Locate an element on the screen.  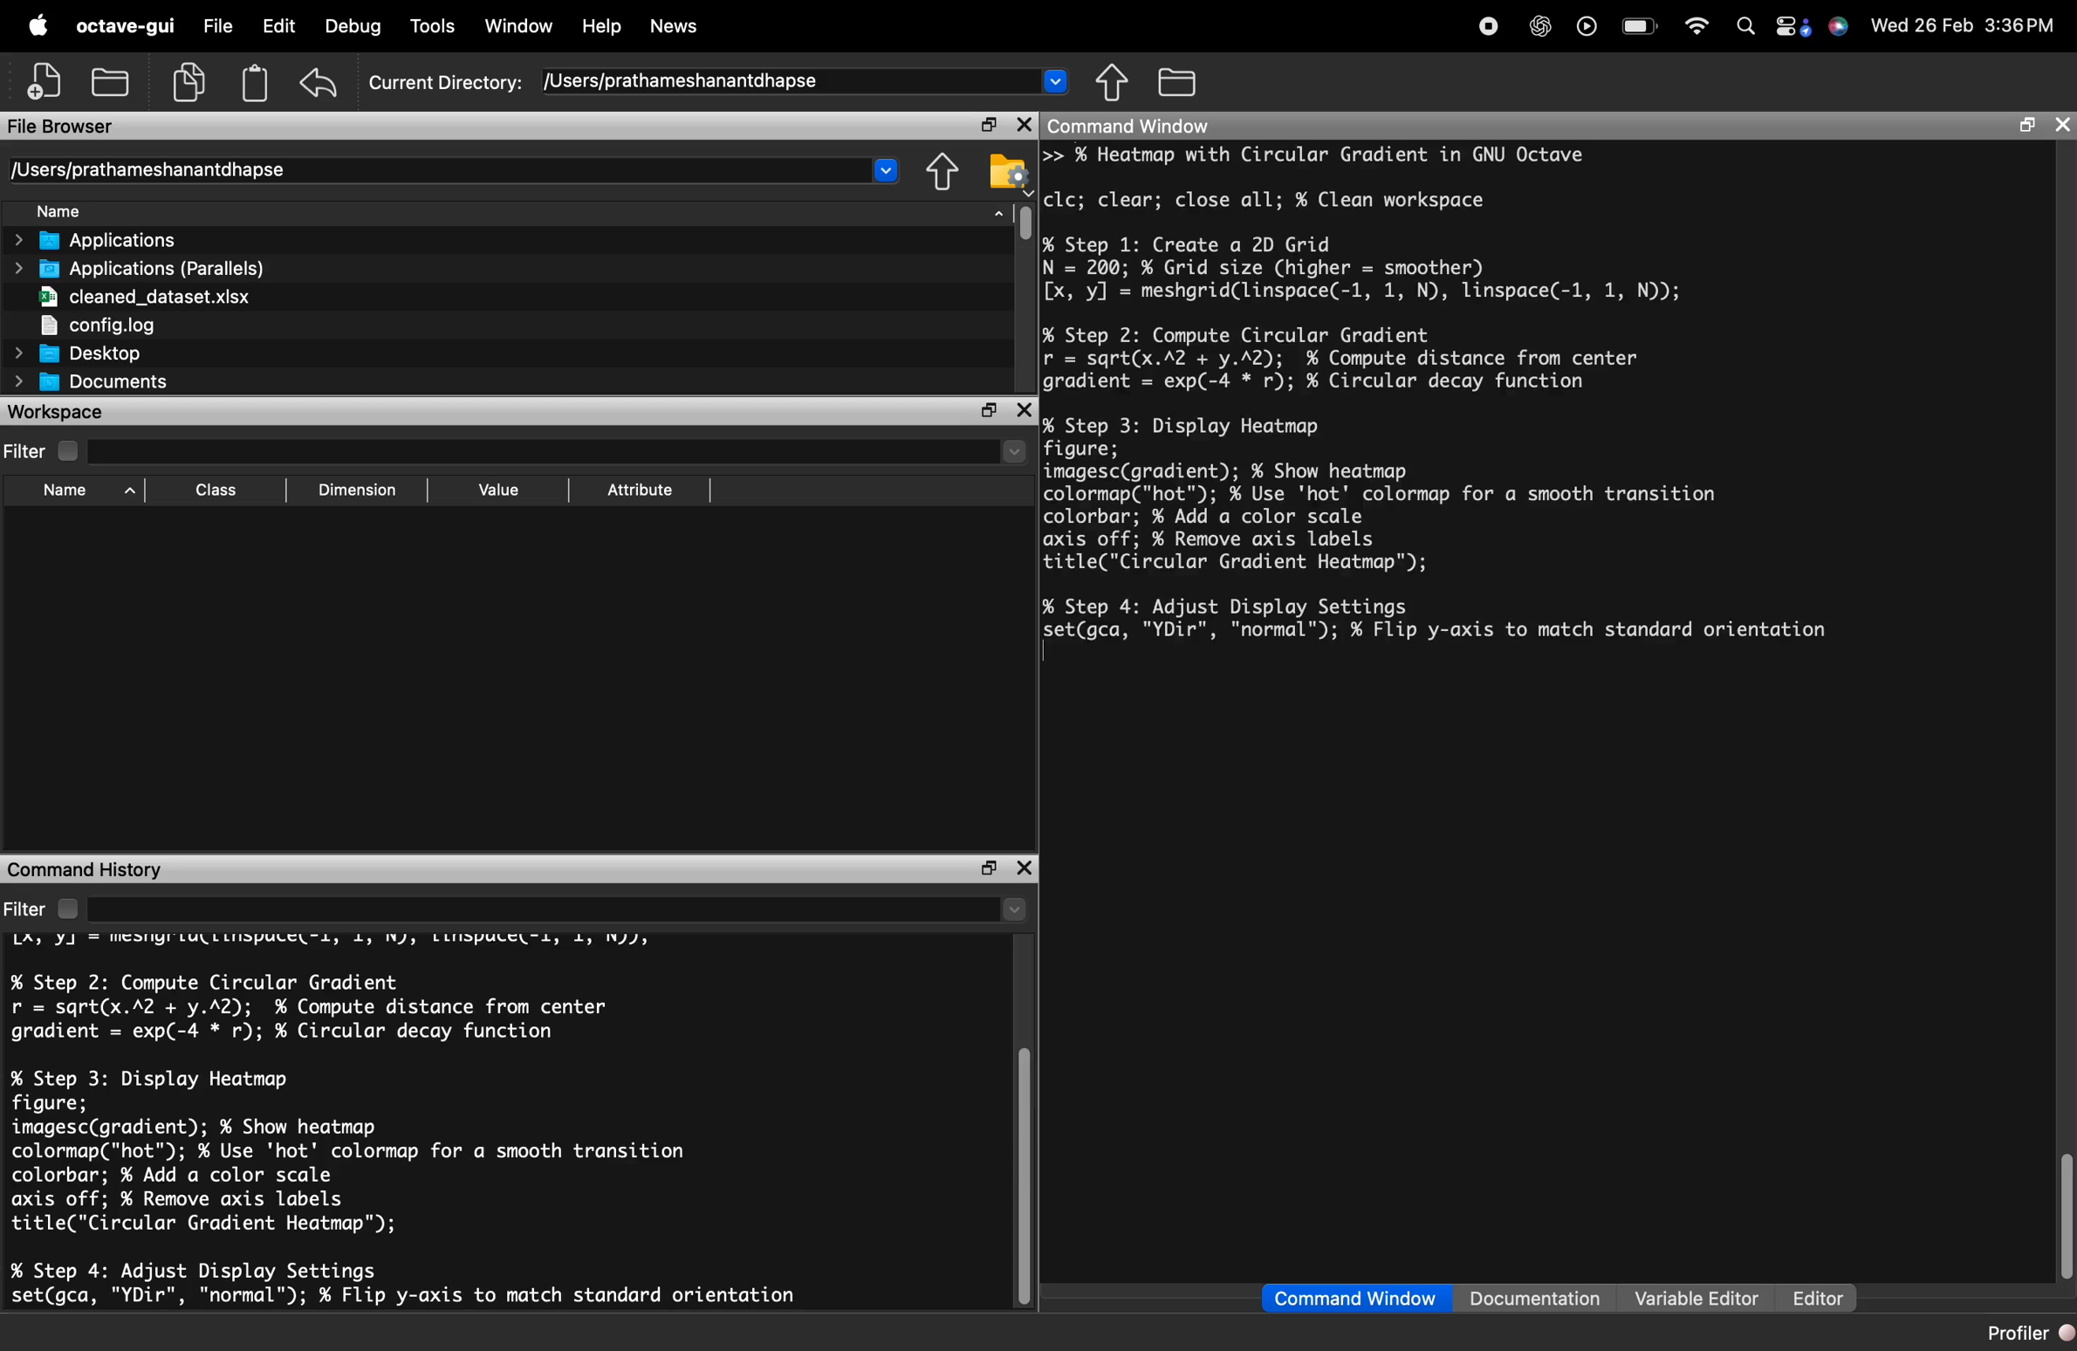
search here is located at coordinates (563, 450).